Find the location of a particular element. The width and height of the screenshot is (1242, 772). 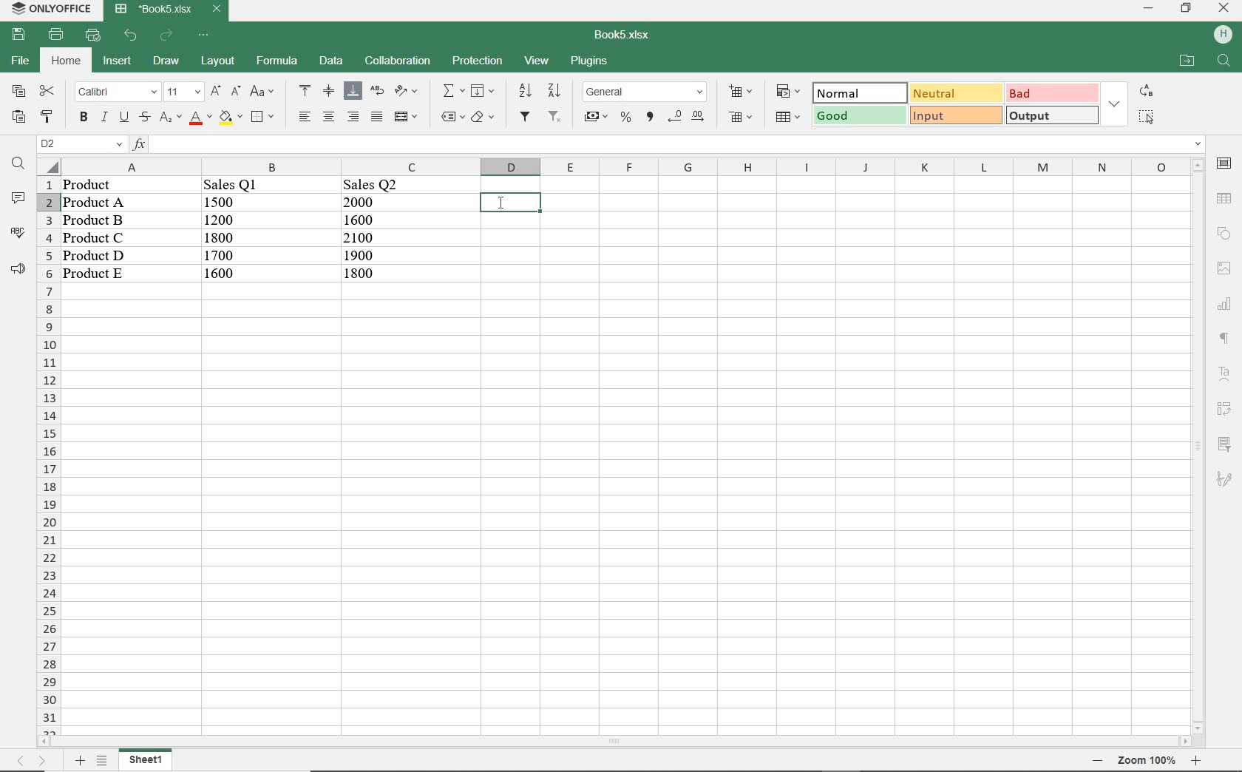

data is located at coordinates (329, 60).